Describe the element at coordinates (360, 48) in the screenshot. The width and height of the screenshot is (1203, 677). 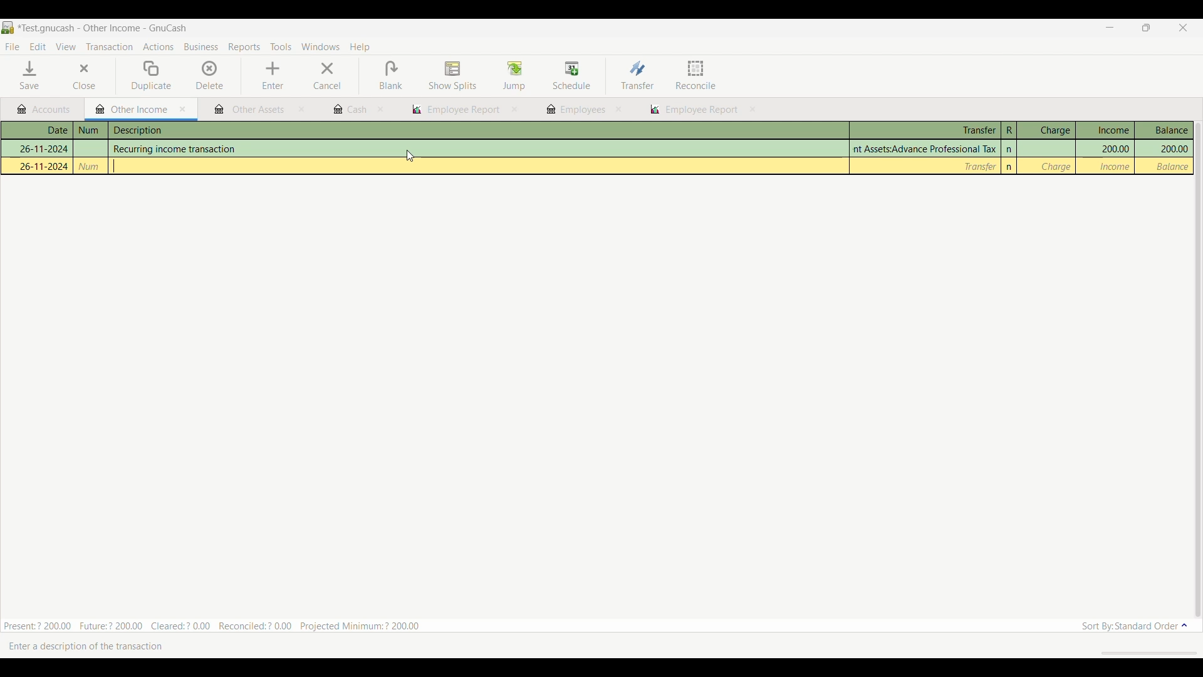
I see `Help menu` at that location.